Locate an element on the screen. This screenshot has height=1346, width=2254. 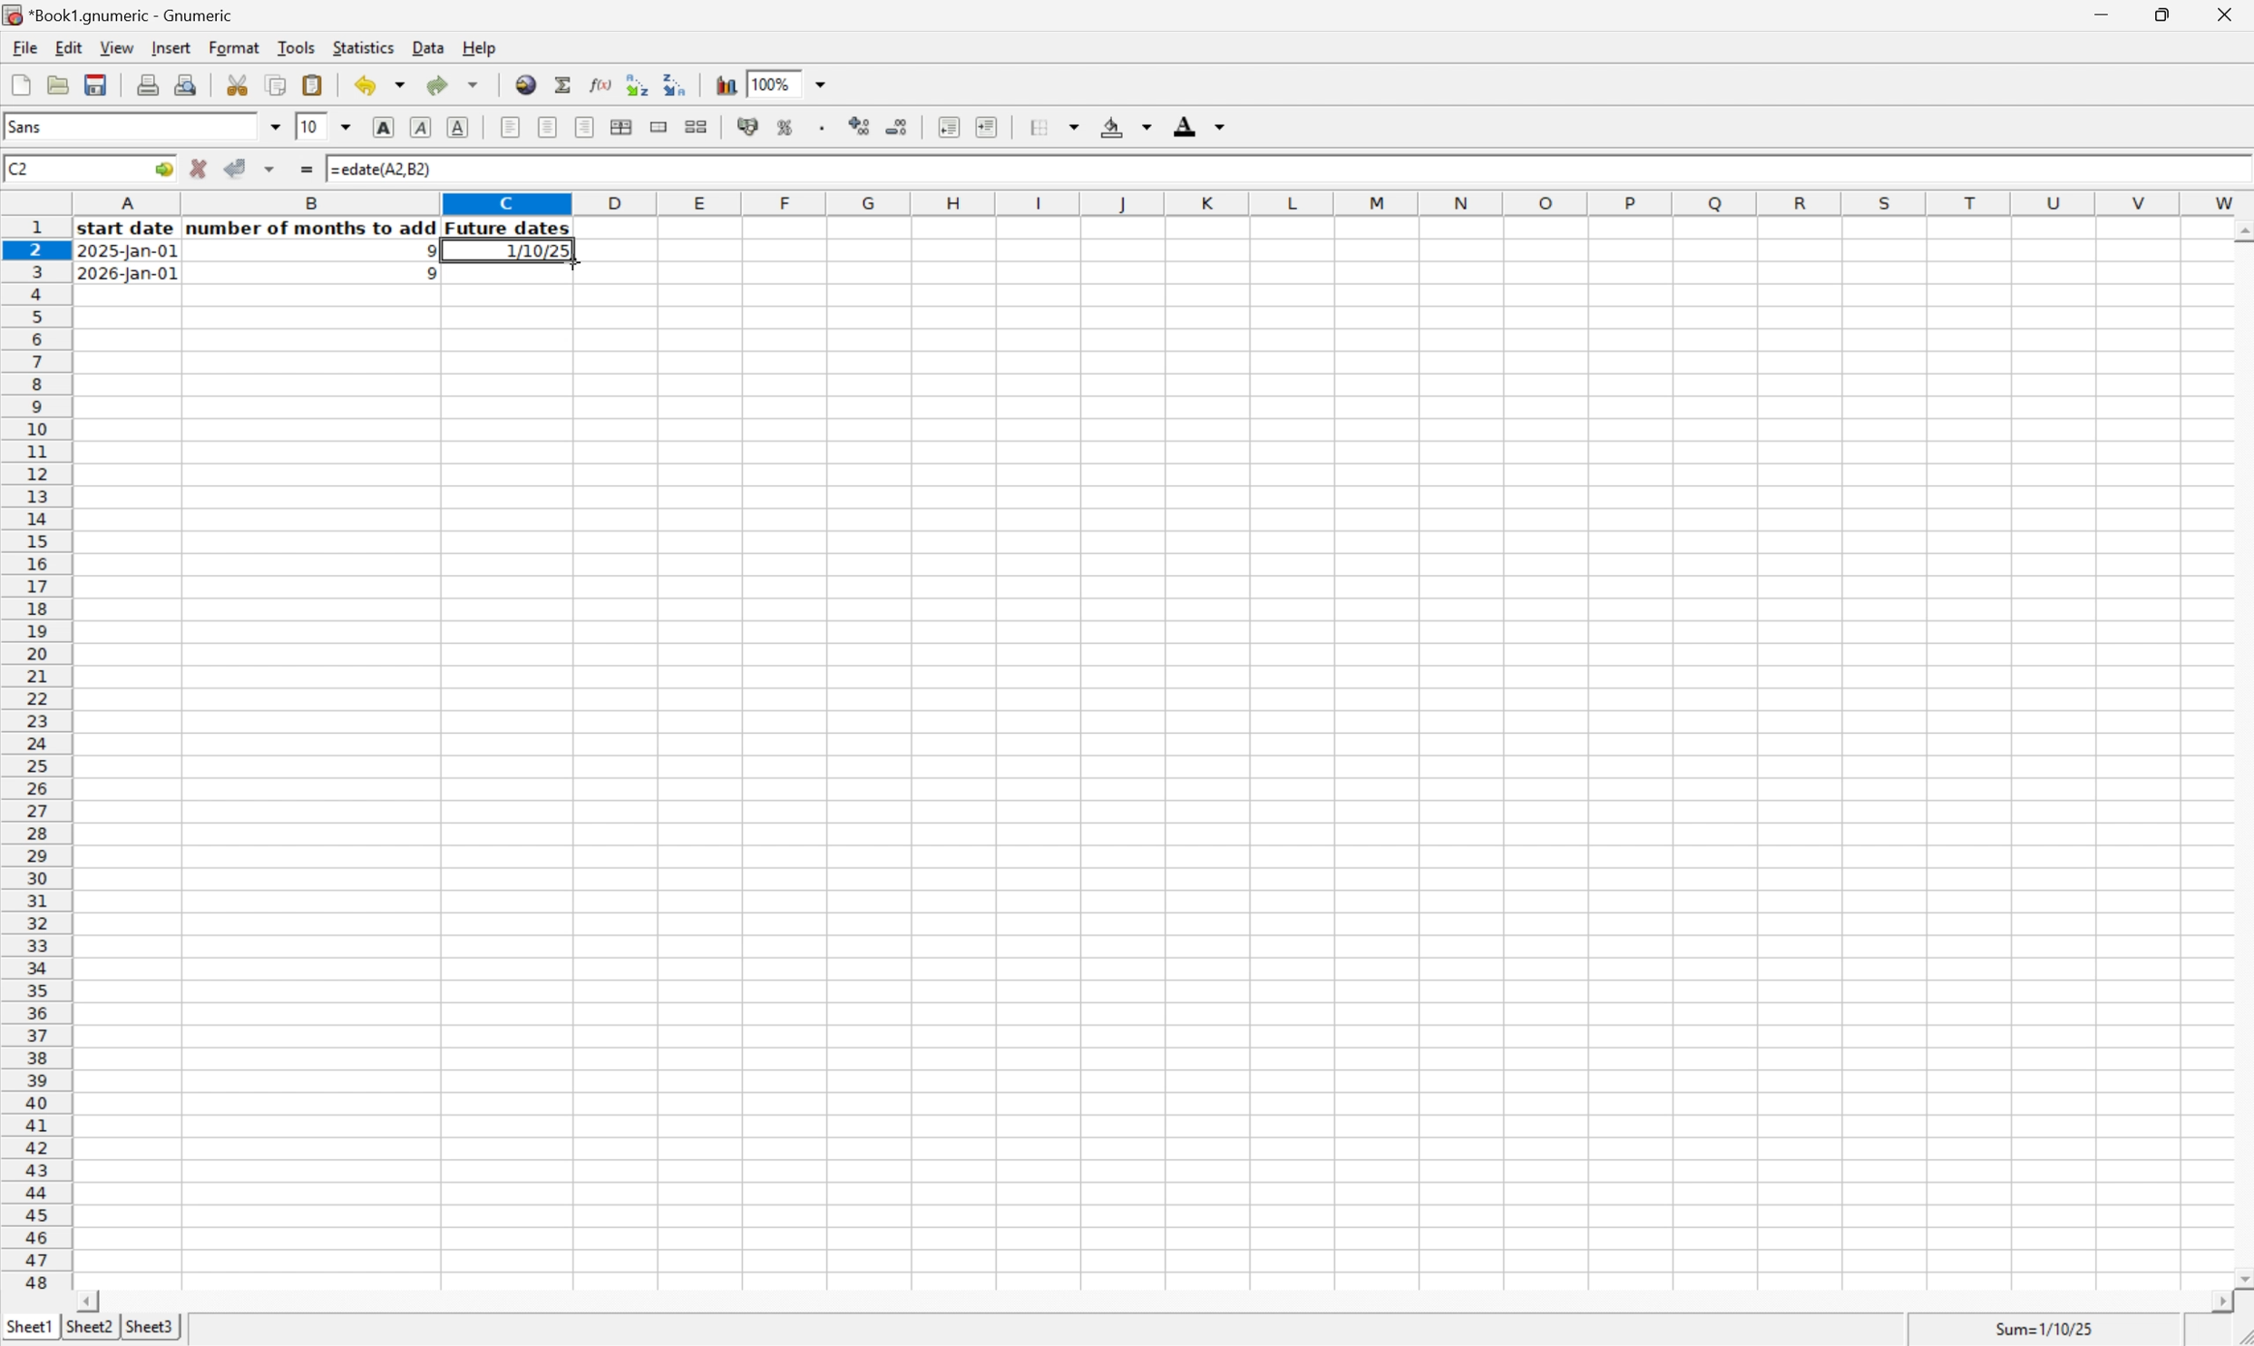
Sum=0 is located at coordinates (2047, 1329).